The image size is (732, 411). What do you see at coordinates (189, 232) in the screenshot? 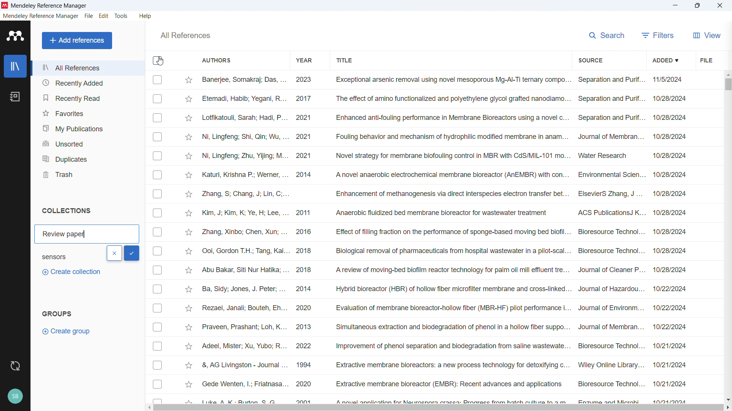
I see `Star mark respective publication` at bounding box center [189, 232].